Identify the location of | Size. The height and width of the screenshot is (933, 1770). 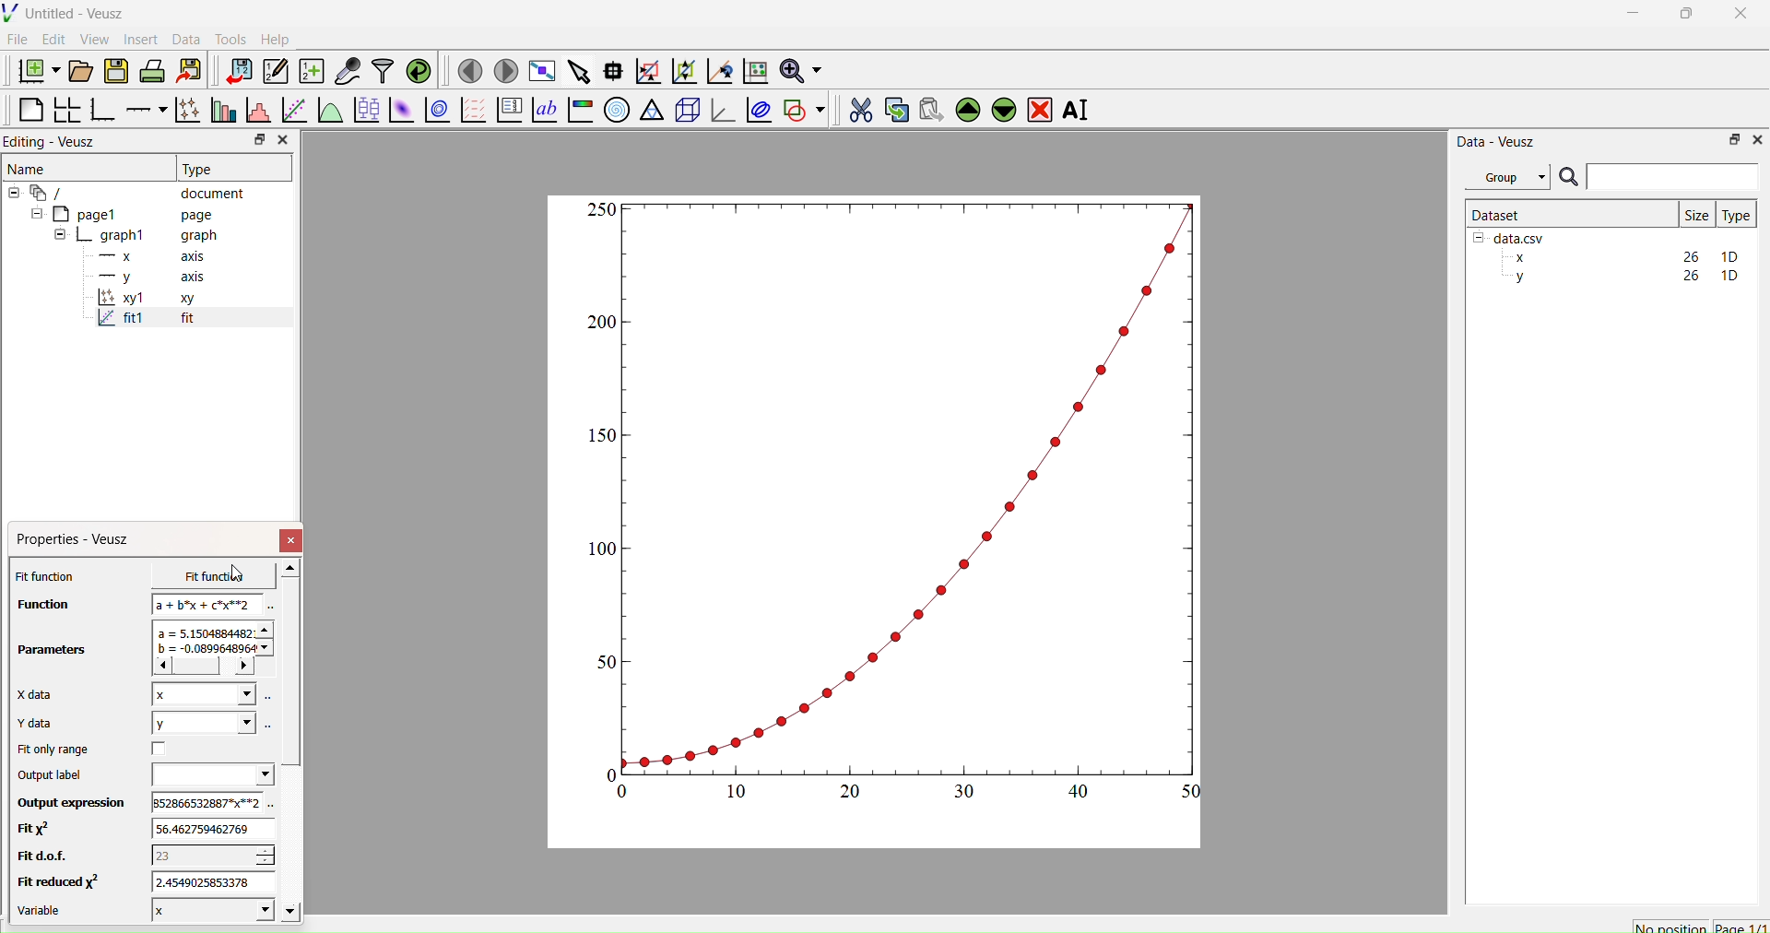
(1696, 213).